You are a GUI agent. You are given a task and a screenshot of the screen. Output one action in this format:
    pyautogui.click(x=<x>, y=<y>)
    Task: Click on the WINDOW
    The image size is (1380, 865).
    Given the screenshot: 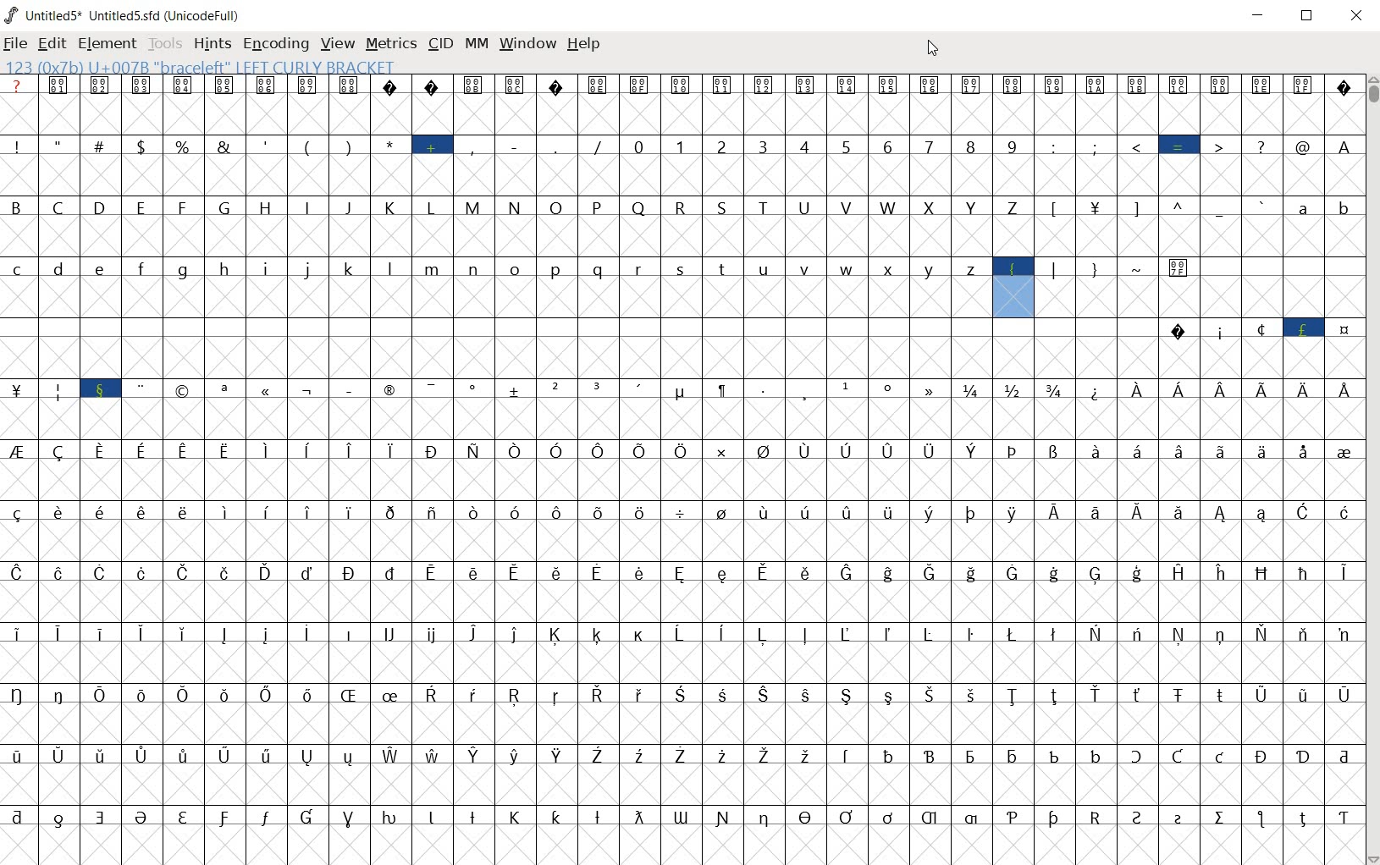 What is the action you would take?
    pyautogui.click(x=528, y=42)
    